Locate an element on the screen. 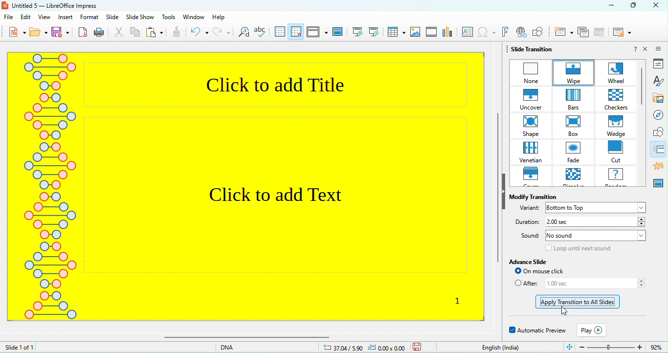  slide transition is located at coordinates (535, 50).